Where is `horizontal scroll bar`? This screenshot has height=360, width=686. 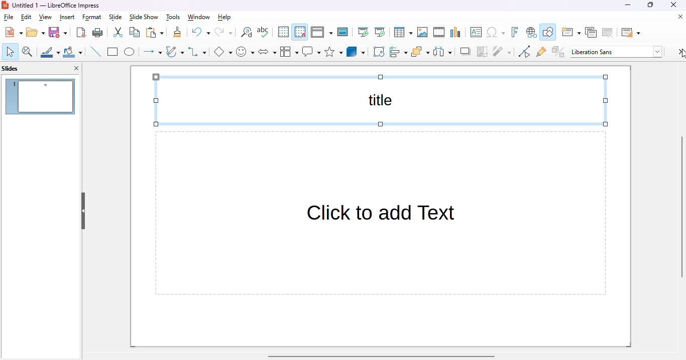
horizontal scroll bar is located at coordinates (383, 355).